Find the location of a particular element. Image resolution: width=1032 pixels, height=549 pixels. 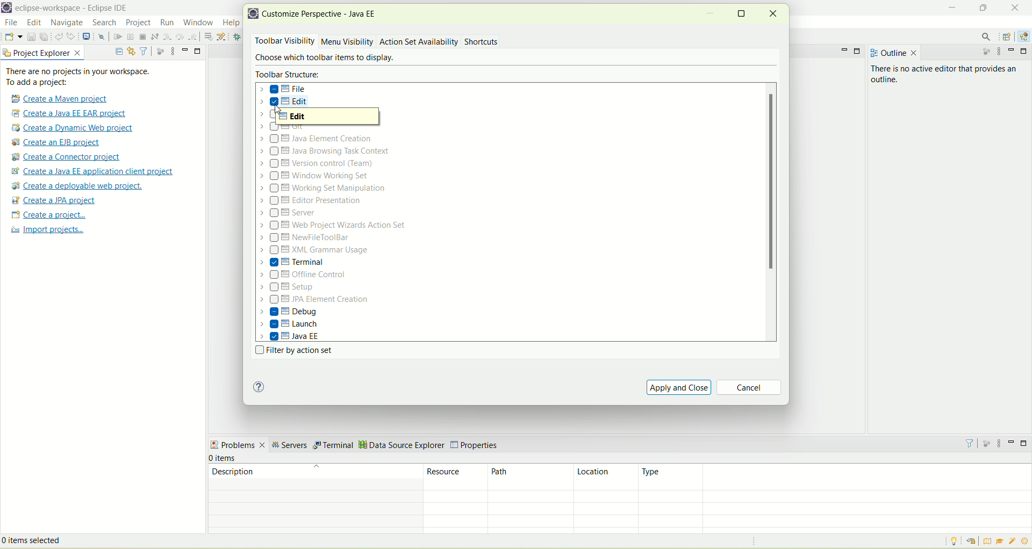

project explorer is located at coordinates (42, 53).